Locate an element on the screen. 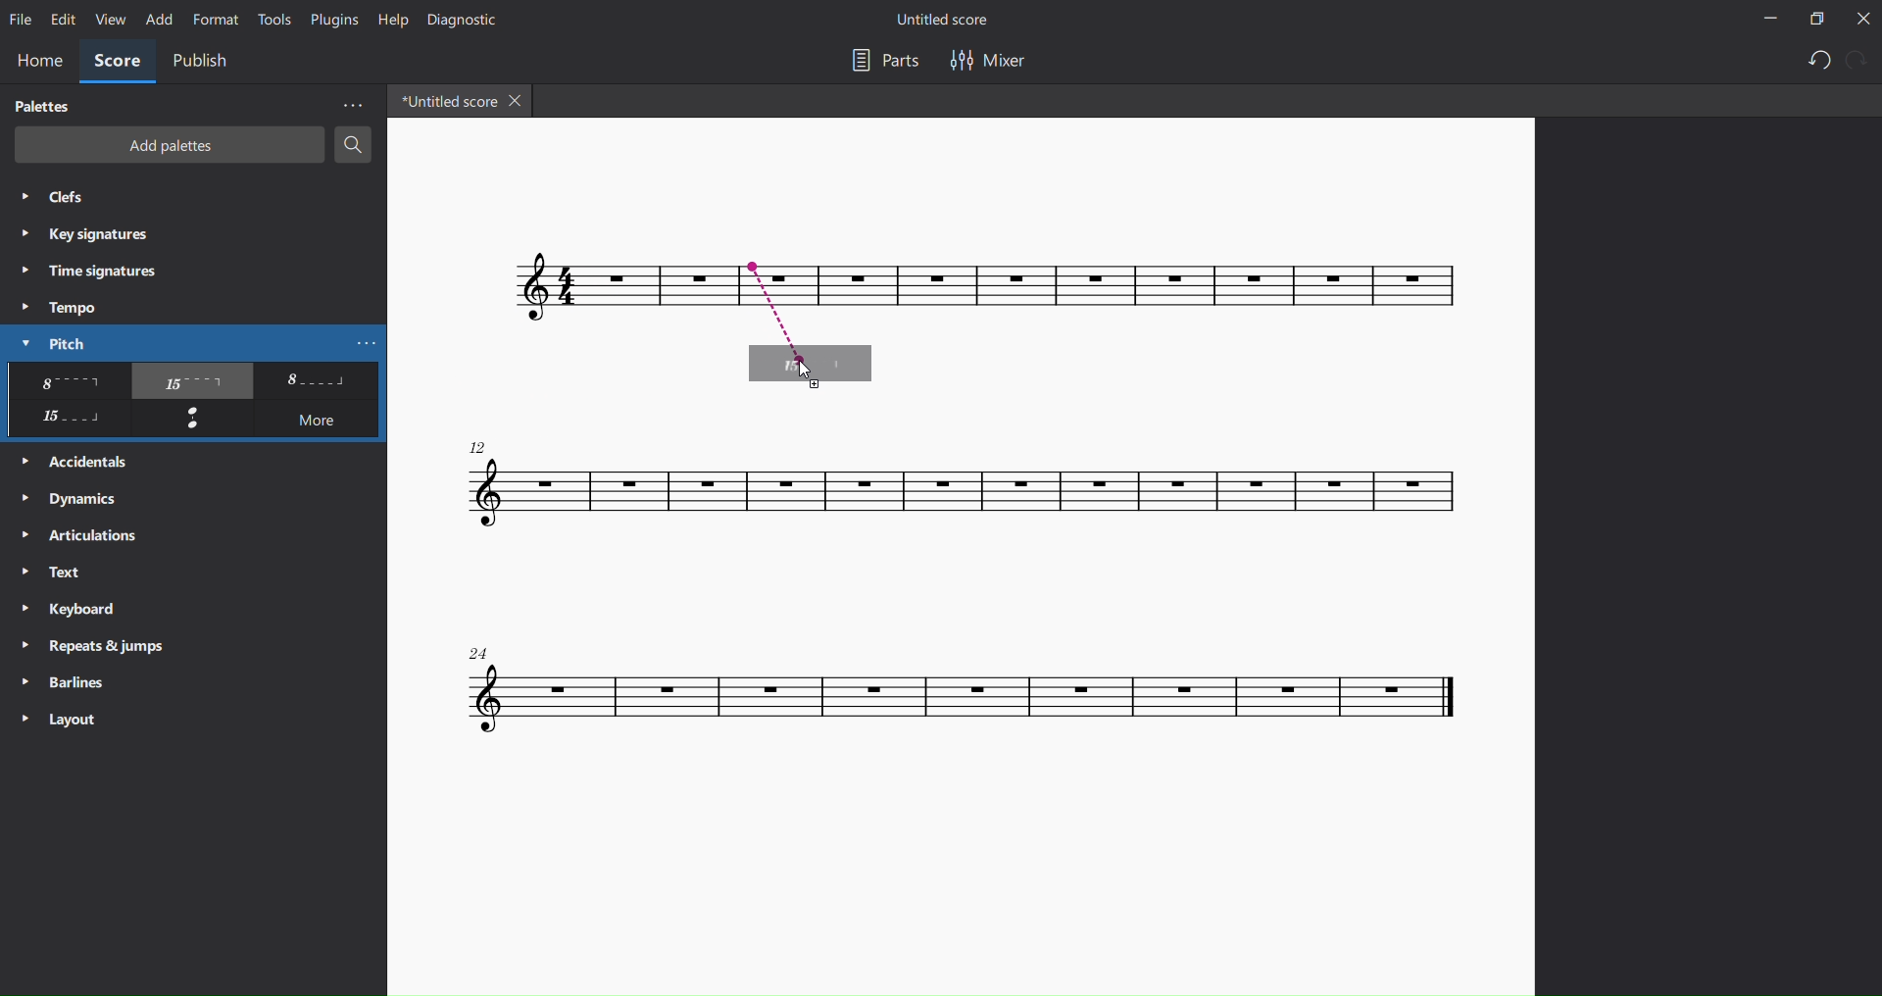 The width and height of the screenshot is (1882, 996). other pitch is located at coordinates (66, 420).